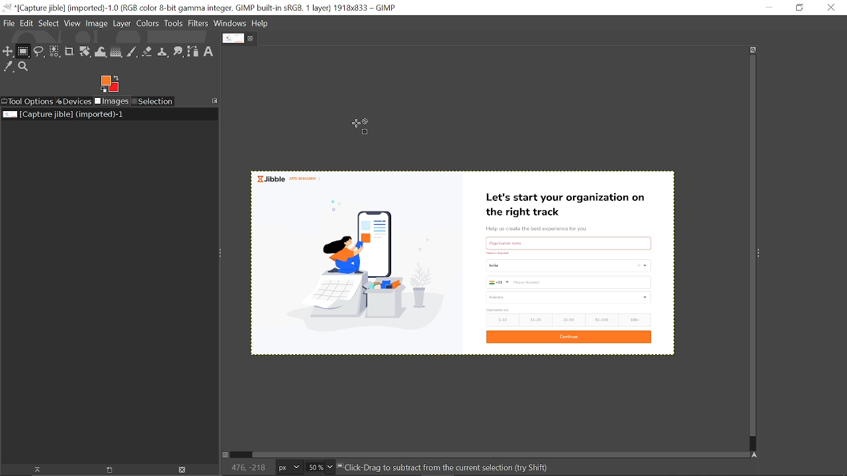 This screenshot has width=847, height=476. Describe the element at coordinates (754, 454) in the screenshot. I see `Navigate this window` at that location.